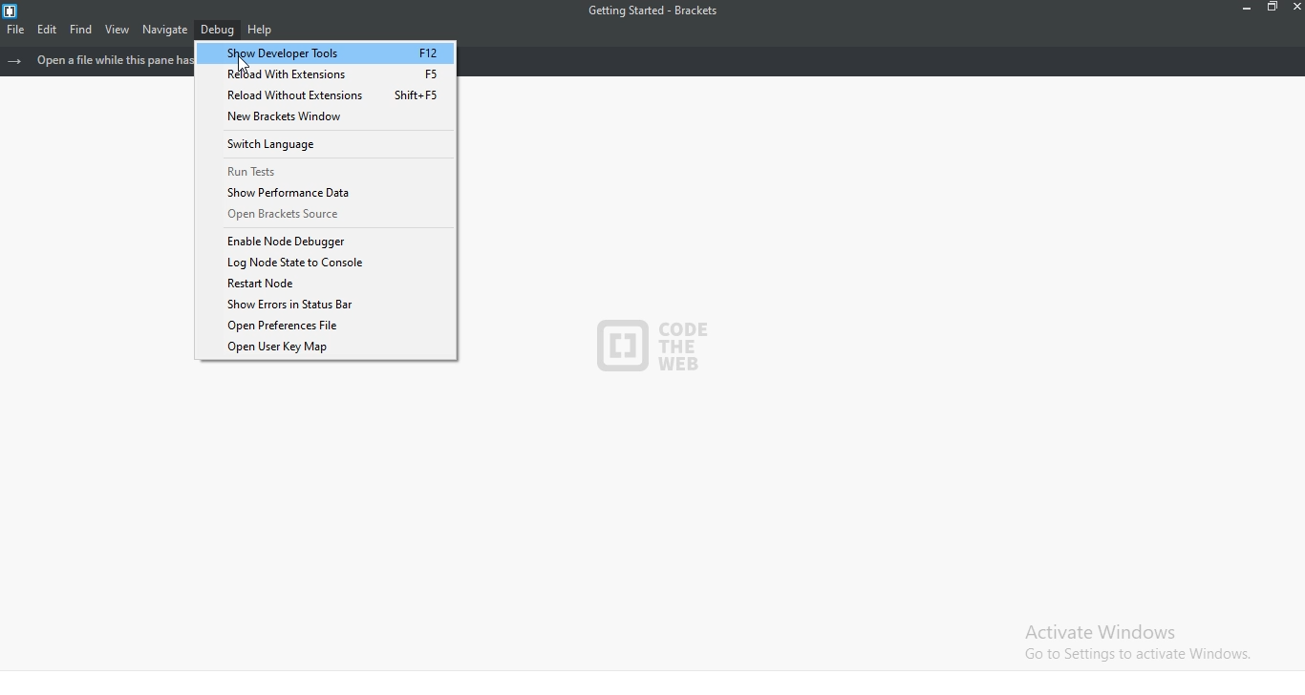 The width and height of the screenshot is (1305, 695). What do you see at coordinates (13, 29) in the screenshot?
I see `file` at bounding box center [13, 29].